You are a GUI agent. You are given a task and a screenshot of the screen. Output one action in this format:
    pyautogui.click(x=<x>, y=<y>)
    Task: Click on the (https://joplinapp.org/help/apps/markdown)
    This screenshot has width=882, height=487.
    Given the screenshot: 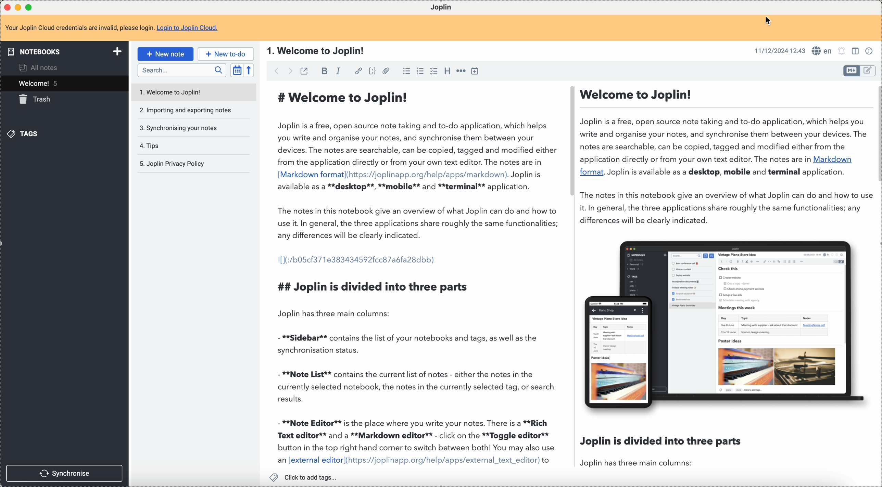 What is the action you would take?
    pyautogui.click(x=427, y=175)
    